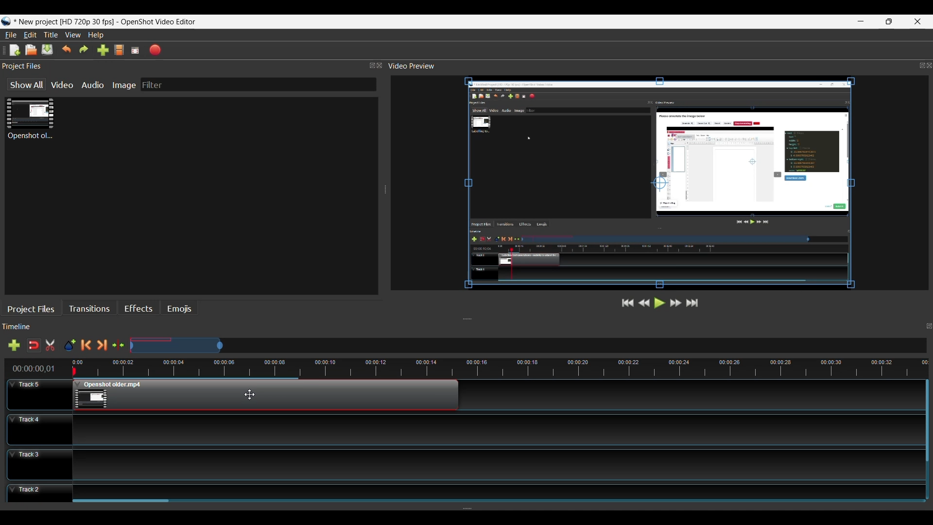 This screenshot has height=525, width=933. I want to click on Project Files, so click(191, 67).